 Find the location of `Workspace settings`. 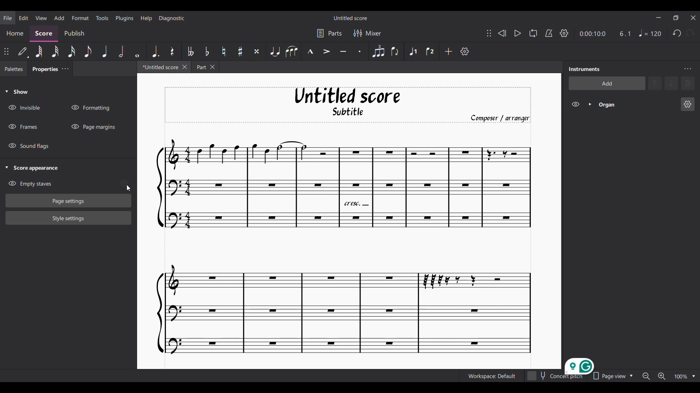

Workspace settings is located at coordinates (491, 376).